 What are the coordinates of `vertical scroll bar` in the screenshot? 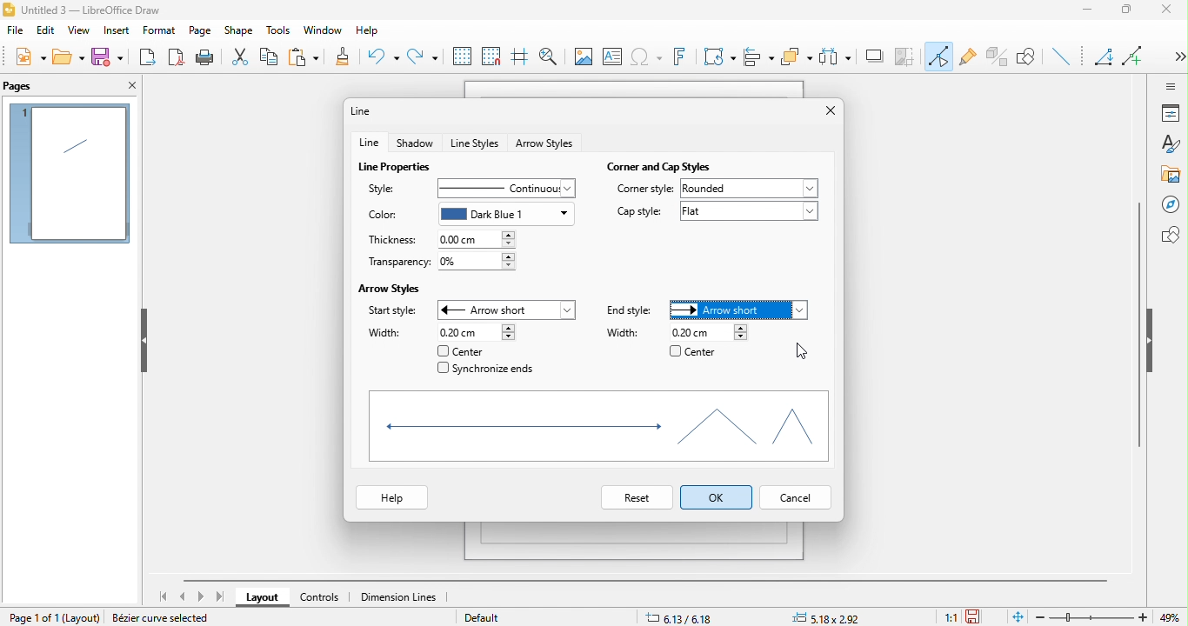 It's located at (1138, 323).